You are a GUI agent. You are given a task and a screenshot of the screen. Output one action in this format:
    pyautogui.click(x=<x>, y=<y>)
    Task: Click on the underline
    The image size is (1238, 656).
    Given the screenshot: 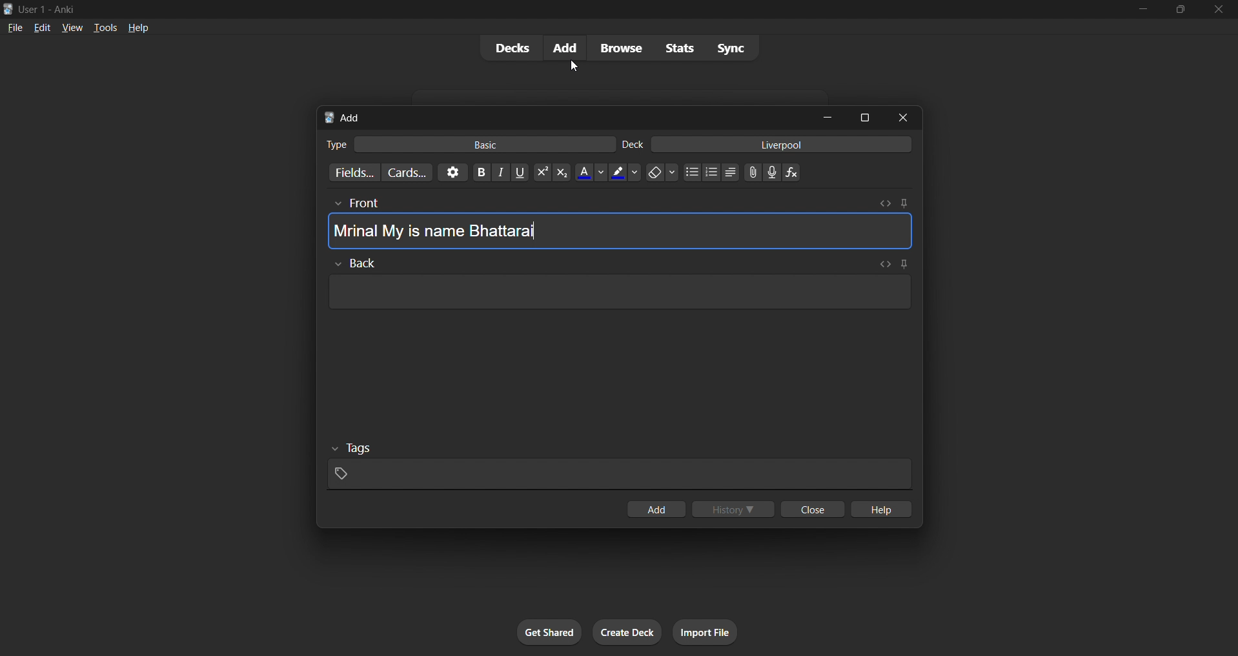 What is the action you would take?
    pyautogui.click(x=516, y=172)
    